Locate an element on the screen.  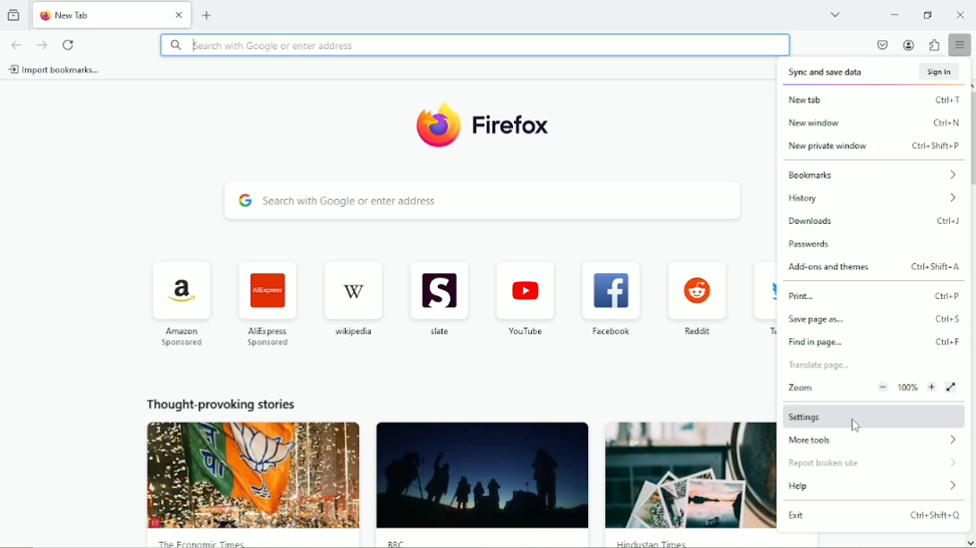
image is located at coordinates (691, 476).